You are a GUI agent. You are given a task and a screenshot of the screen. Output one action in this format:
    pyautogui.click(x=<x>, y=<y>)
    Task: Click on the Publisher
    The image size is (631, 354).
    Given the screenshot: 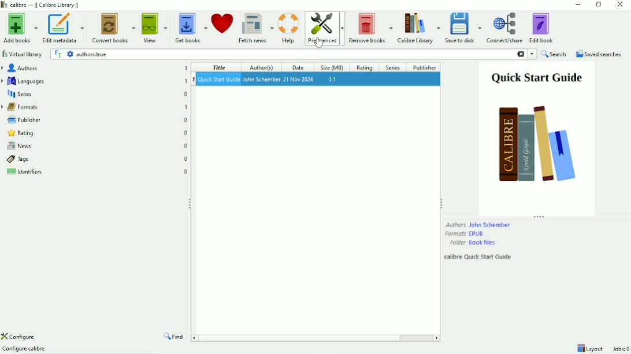 What is the action you would take?
    pyautogui.click(x=95, y=120)
    